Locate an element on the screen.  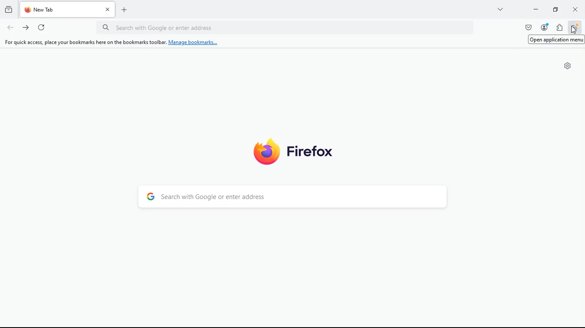
history is located at coordinates (8, 9).